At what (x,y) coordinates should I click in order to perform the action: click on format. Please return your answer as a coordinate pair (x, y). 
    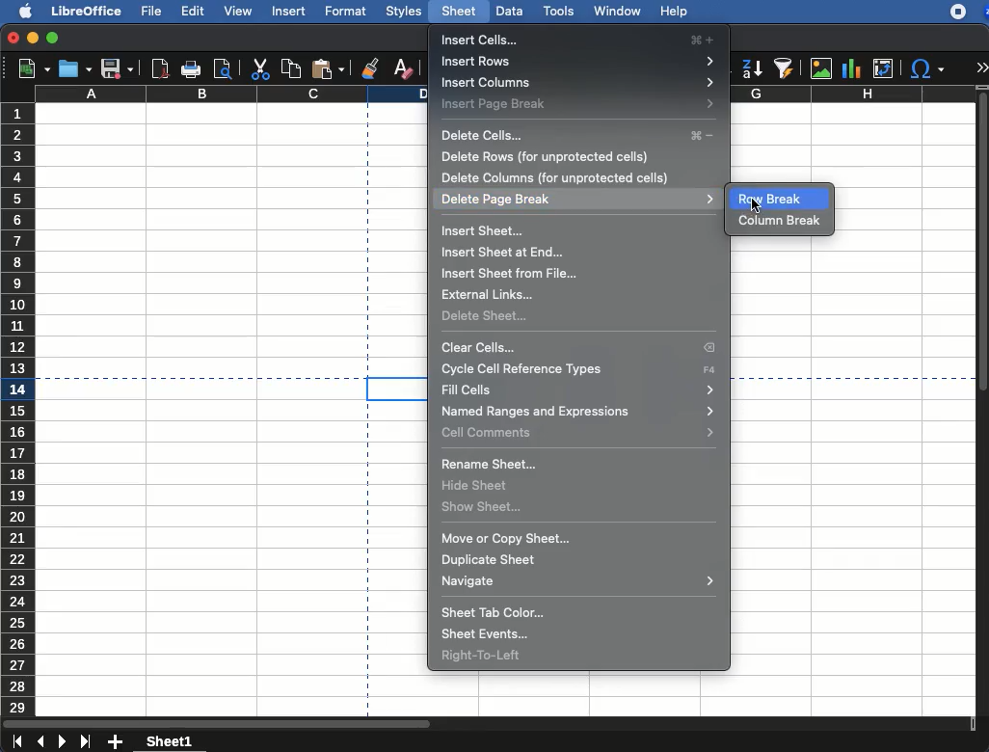
    Looking at the image, I should click on (345, 10).